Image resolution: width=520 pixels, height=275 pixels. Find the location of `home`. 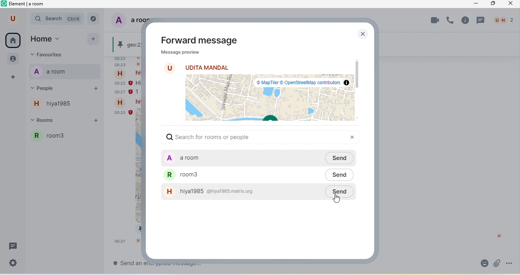

home is located at coordinates (14, 41).